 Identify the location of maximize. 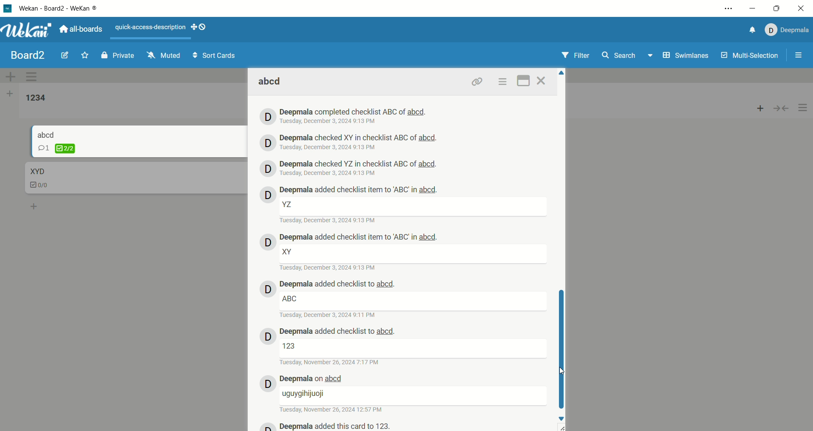
(777, 9).